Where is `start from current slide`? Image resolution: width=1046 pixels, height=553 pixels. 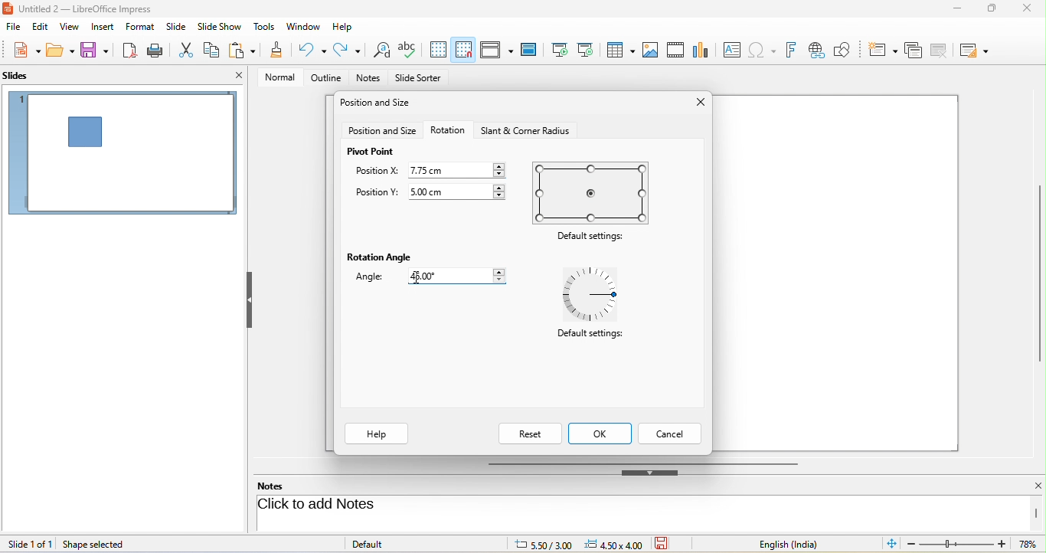
start from current slide is located at coordinates (590, 50).